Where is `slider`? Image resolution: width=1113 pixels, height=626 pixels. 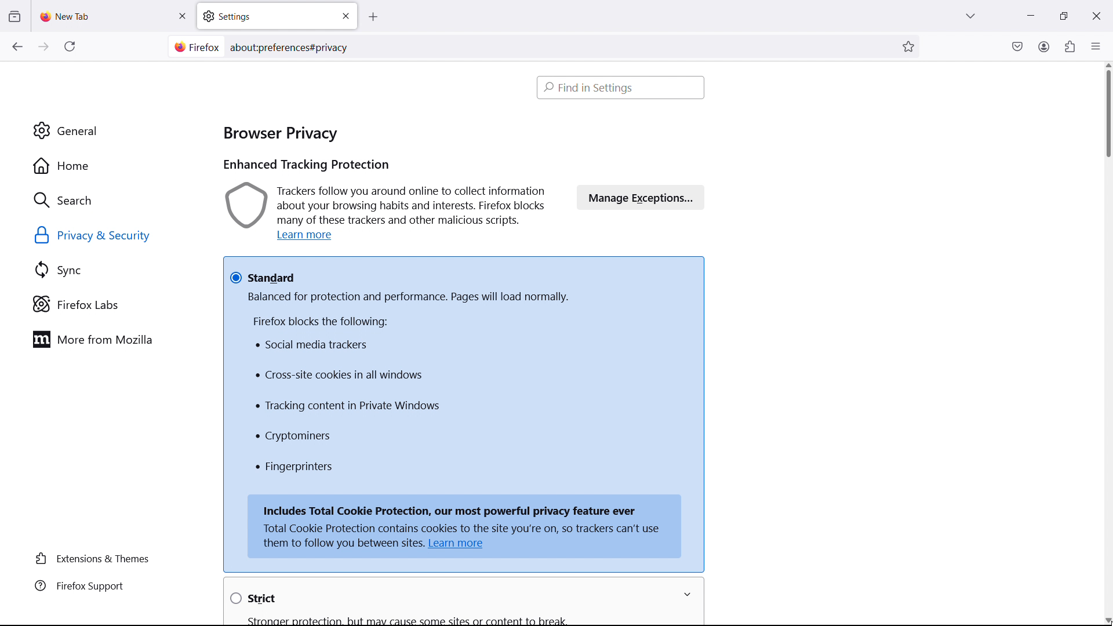 slider is located at coordinates (1106, 114).